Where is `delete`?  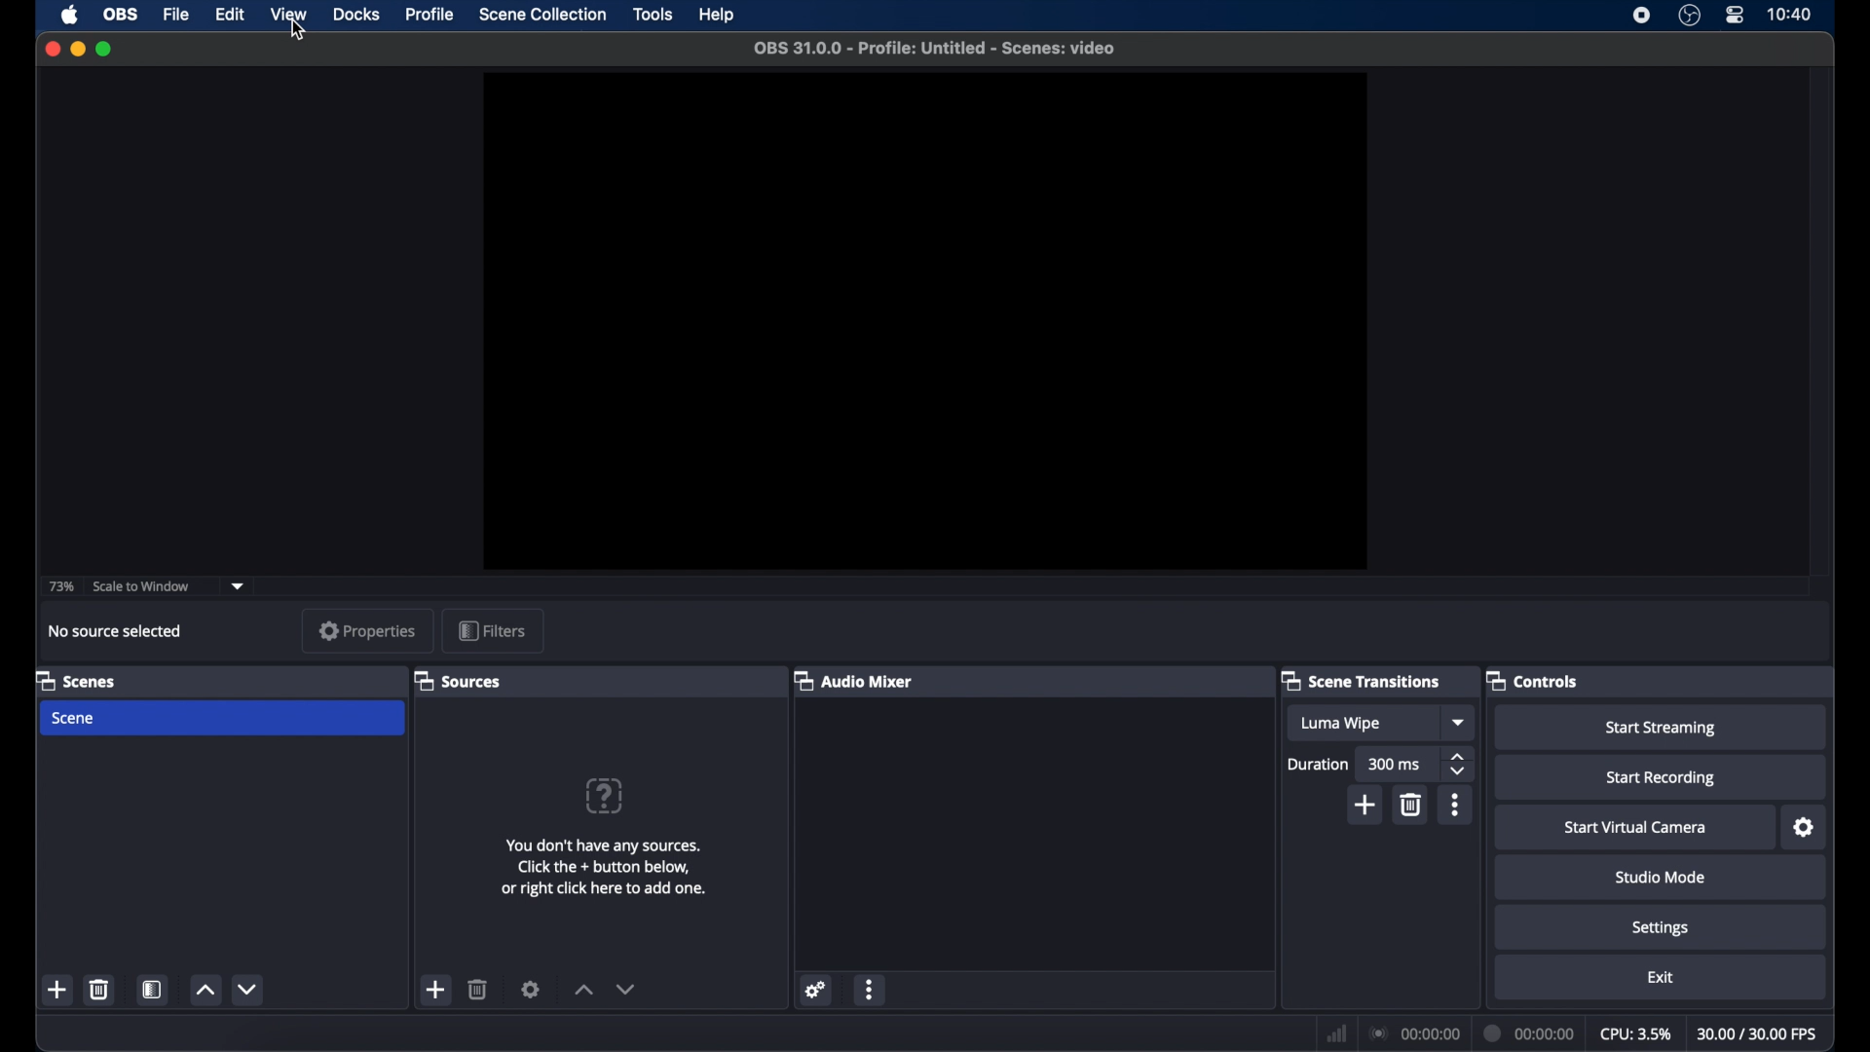
delete is located at coordinates (479, 989).